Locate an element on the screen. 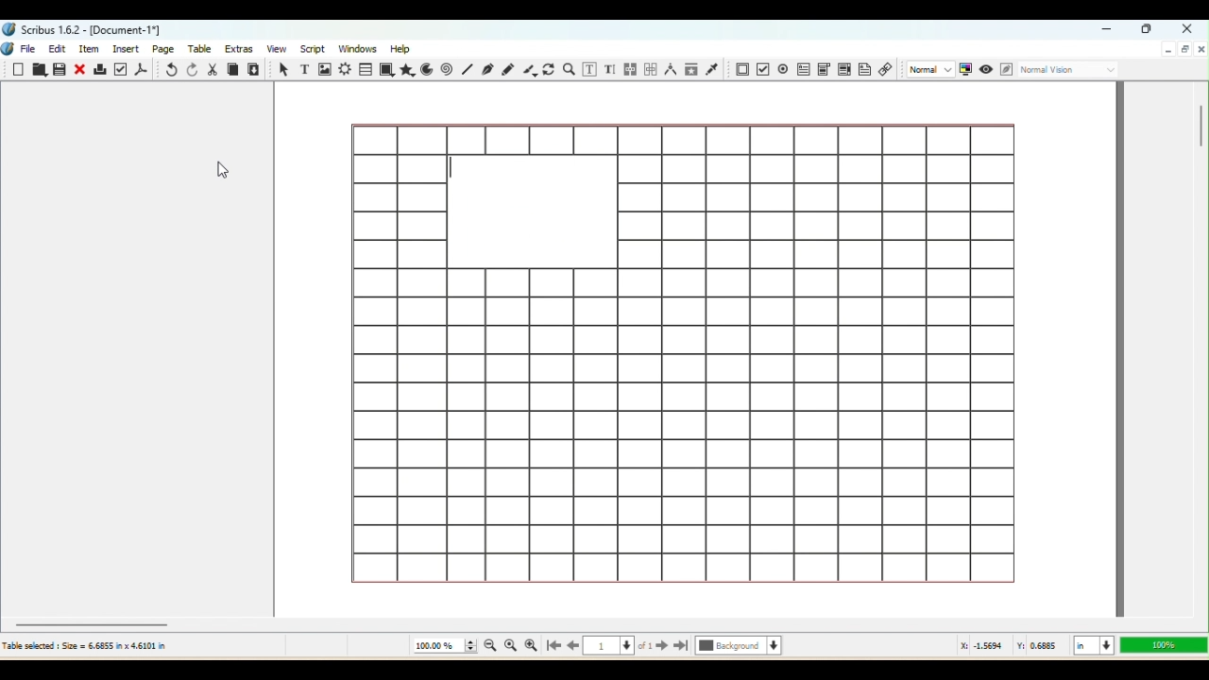  PDF Radio button is located at coordinates (762, 69).